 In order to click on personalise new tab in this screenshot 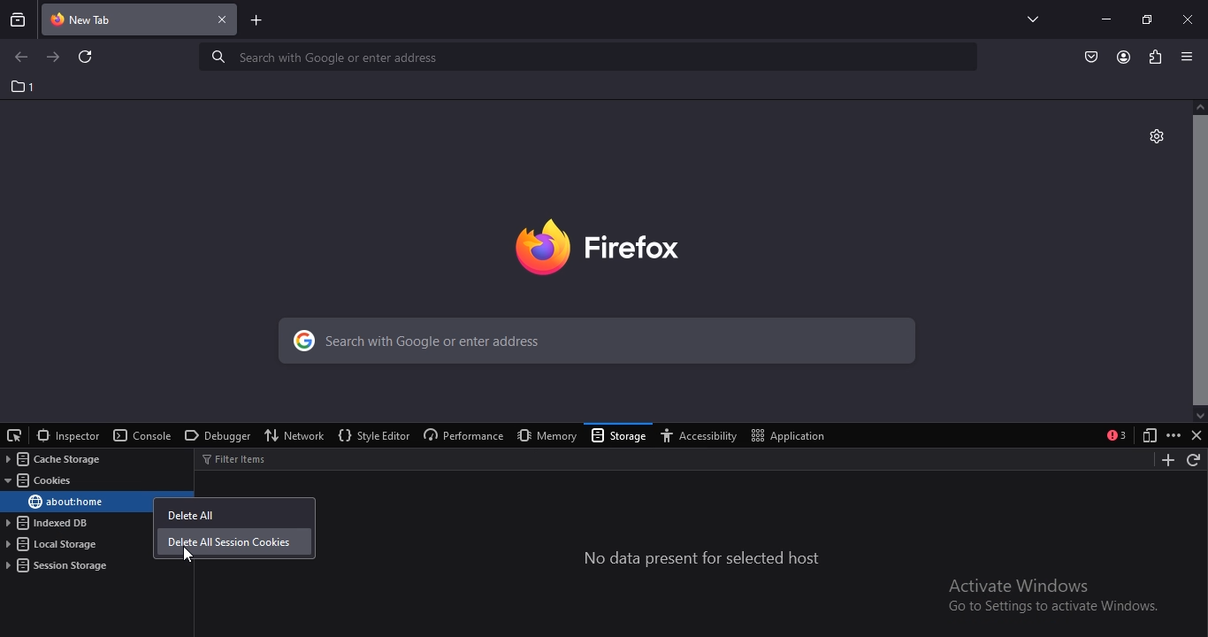, I will do `click(1156, 134)`.